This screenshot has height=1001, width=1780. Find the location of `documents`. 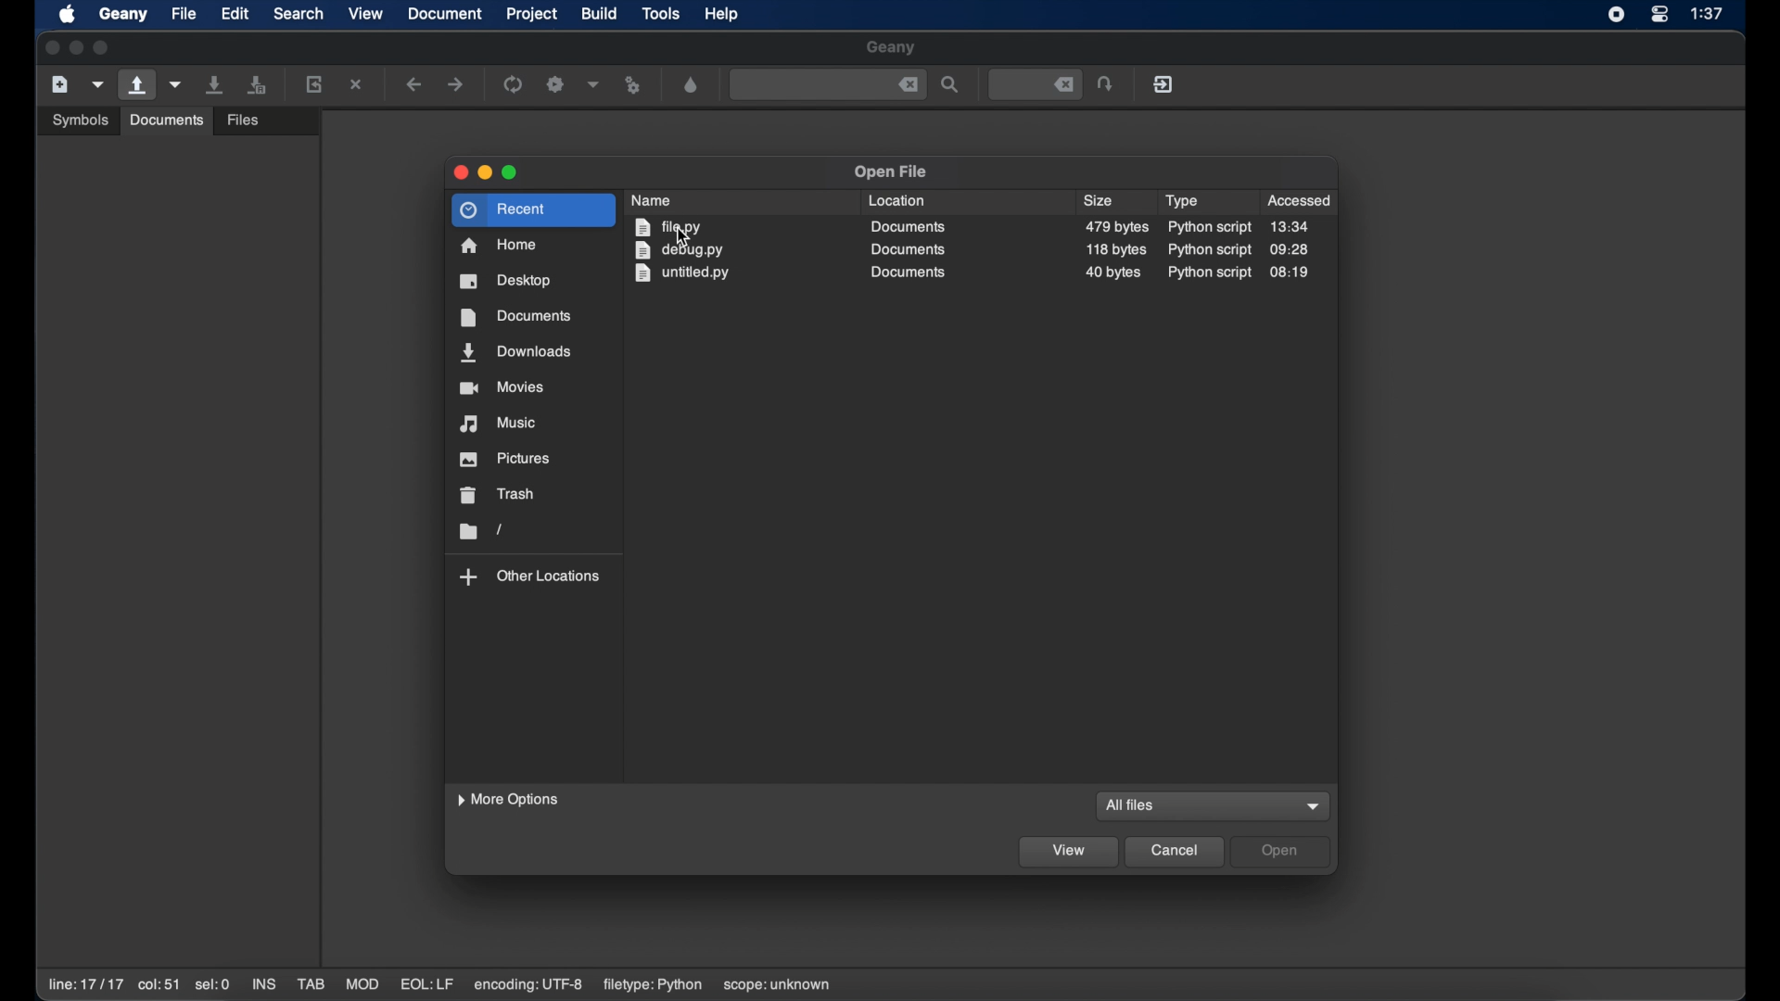

documents is located at coordinates (908, 249).